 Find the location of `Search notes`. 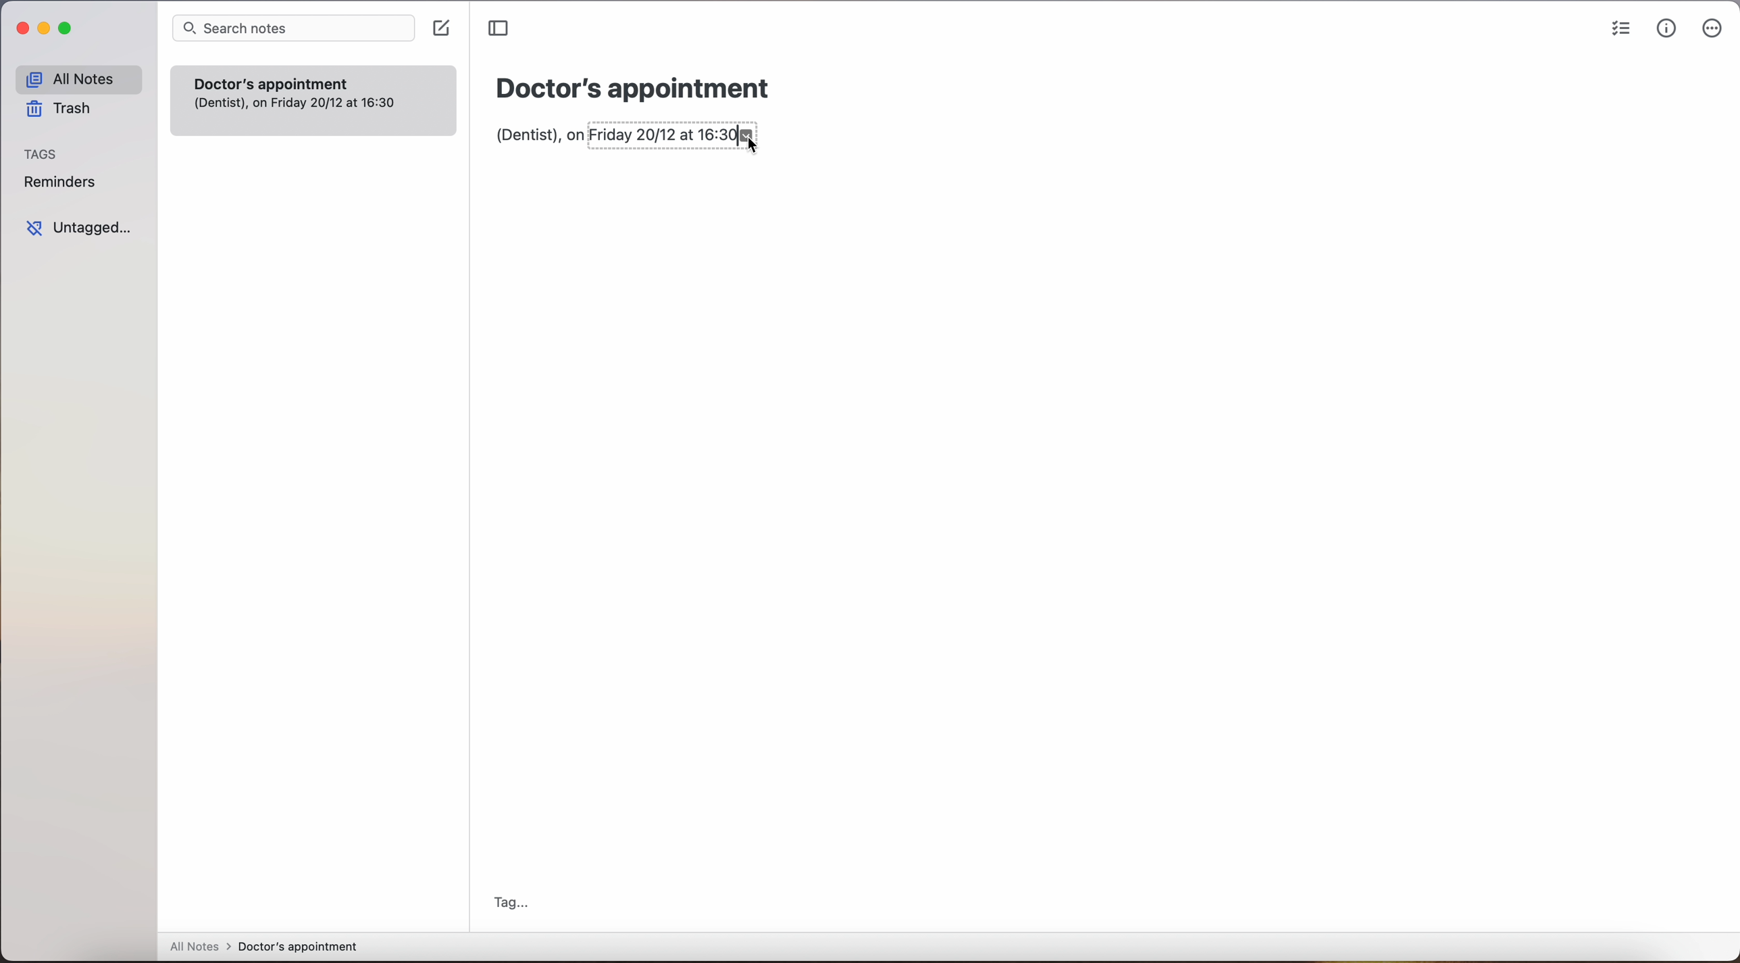

Search notes is located at coordinates (291, 28).